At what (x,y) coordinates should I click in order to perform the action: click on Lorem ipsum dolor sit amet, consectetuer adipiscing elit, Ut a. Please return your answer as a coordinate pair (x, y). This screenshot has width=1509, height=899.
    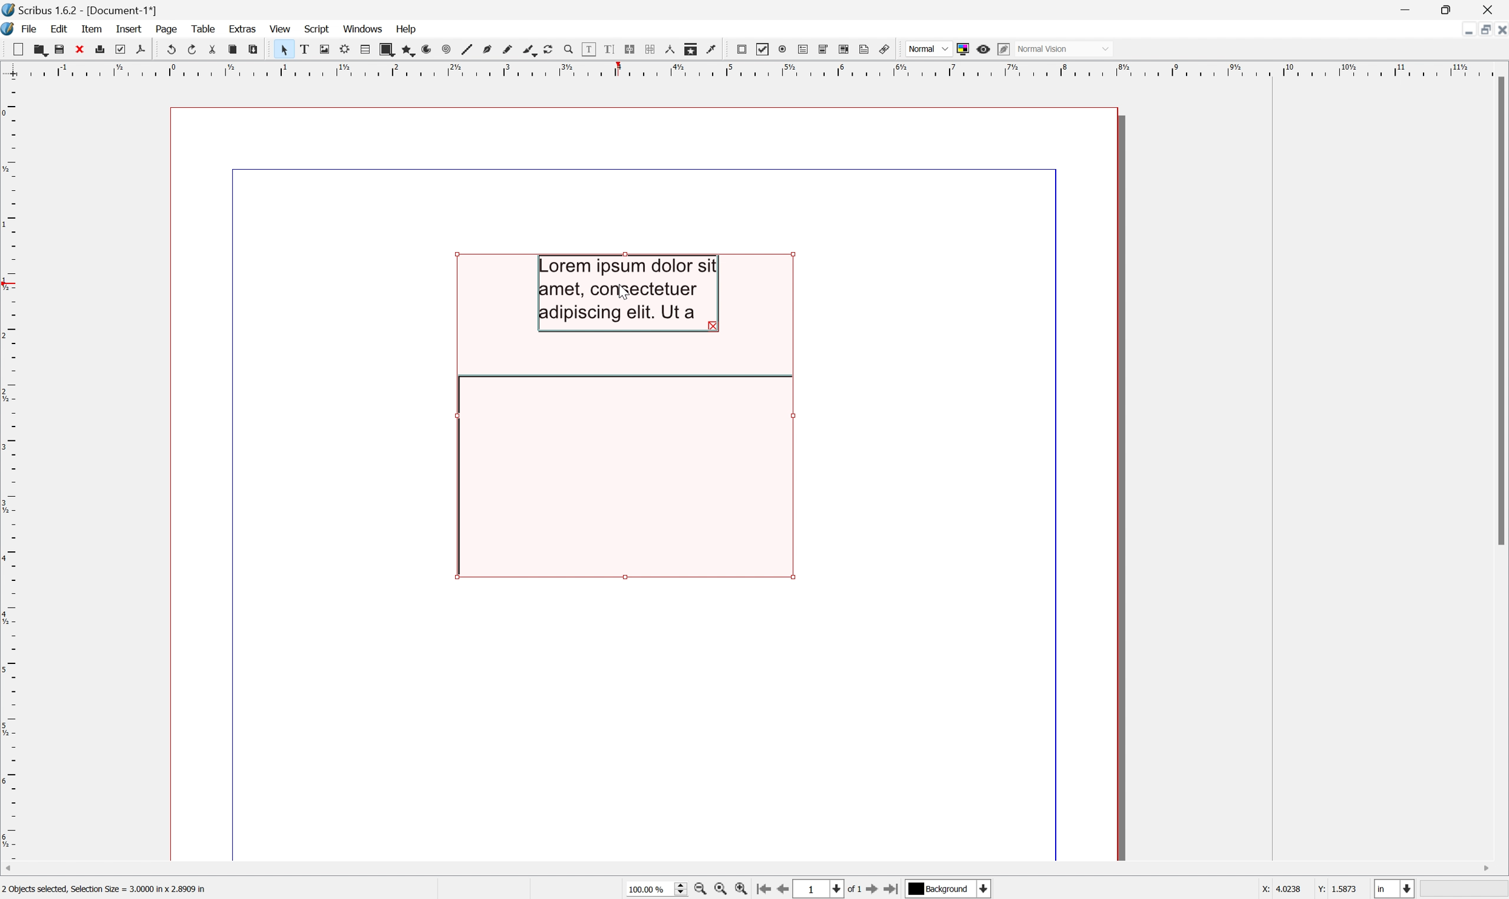
    Looking at the image, I should click on (629, 293).